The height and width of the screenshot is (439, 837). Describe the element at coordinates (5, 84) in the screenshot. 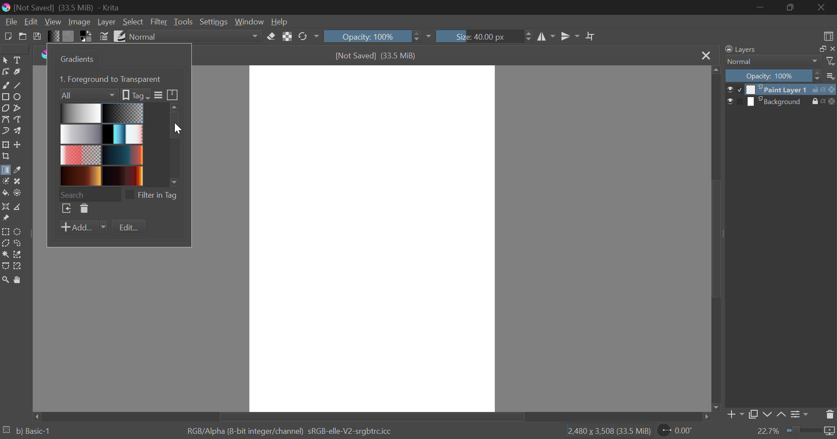

I see `Freehand` at that location.